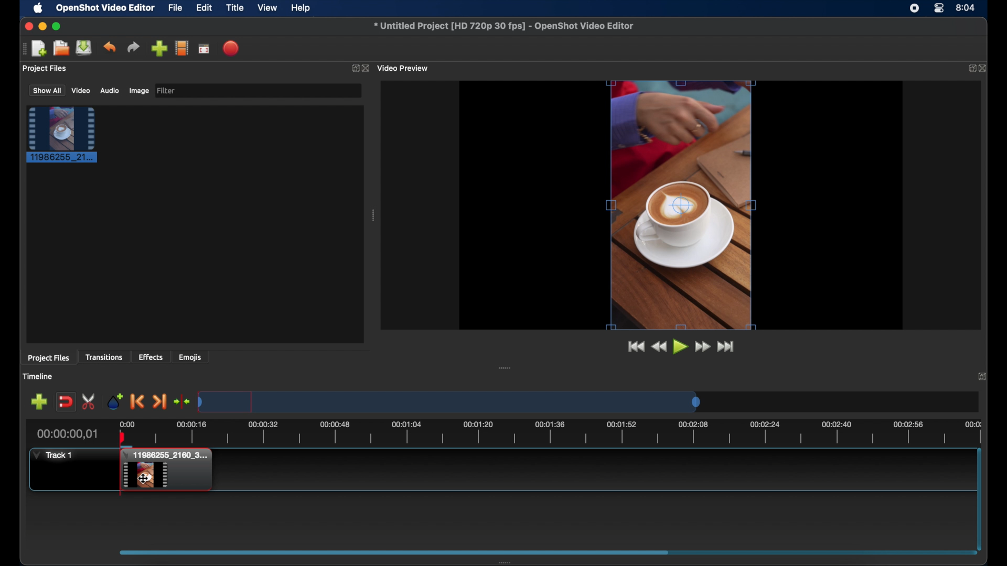 Image resolution: width=1007 pixels, height=566 pixels. What do you see at coordinates (563, 432) in the screenshot?
I see `timeline ` at bounding box center [563, 432].